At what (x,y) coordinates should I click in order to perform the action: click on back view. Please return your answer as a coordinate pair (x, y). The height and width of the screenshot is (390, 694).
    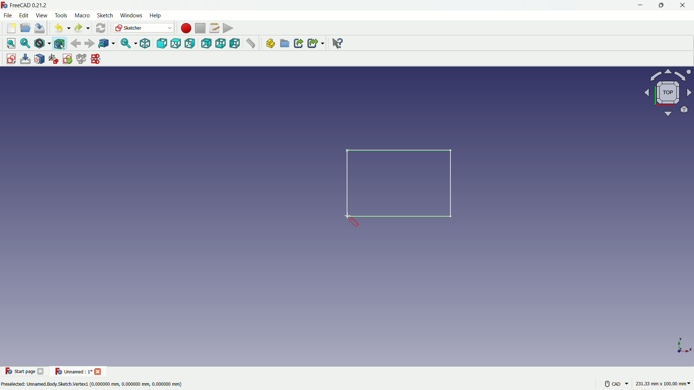
    Looking at the image, I should click on (206, 43).